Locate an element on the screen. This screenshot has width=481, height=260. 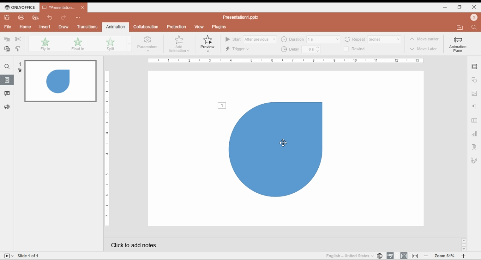
open file location is located at coordinates (474, 18).